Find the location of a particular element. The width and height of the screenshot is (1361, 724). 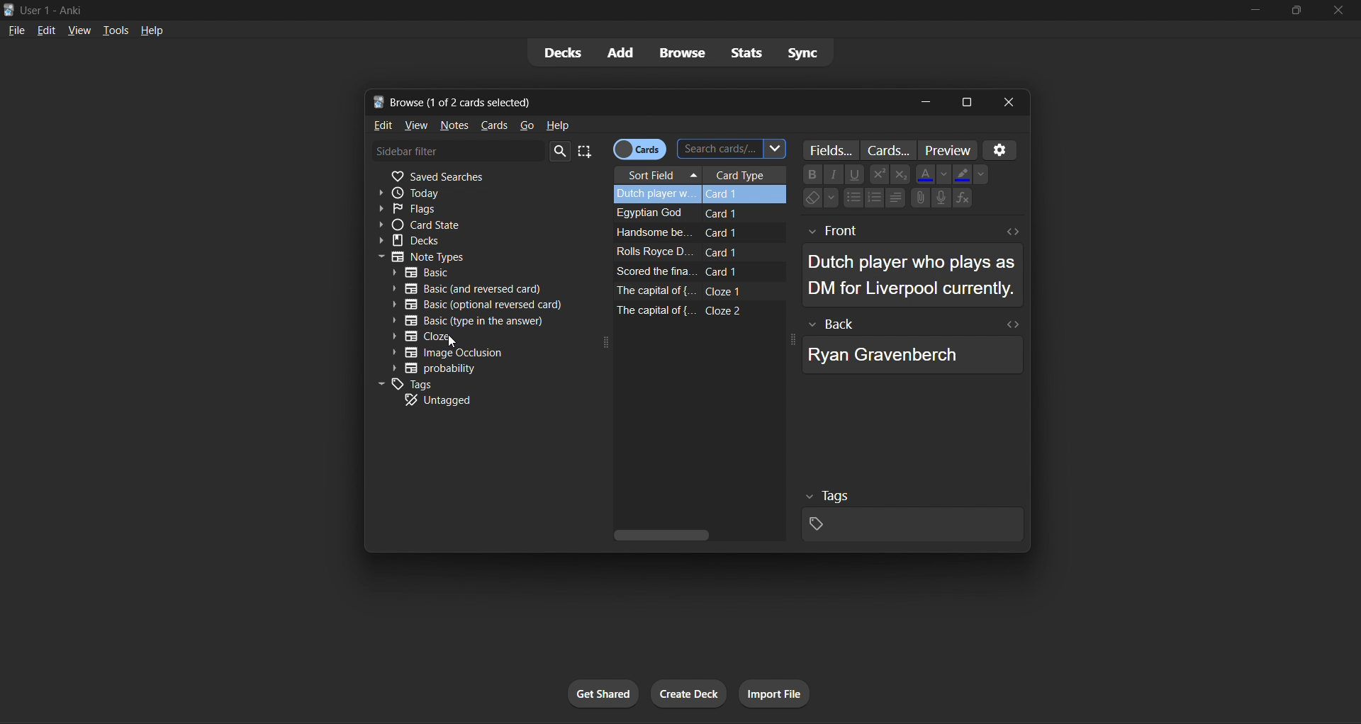

card state filter expand is located at coordinates (479, 226).